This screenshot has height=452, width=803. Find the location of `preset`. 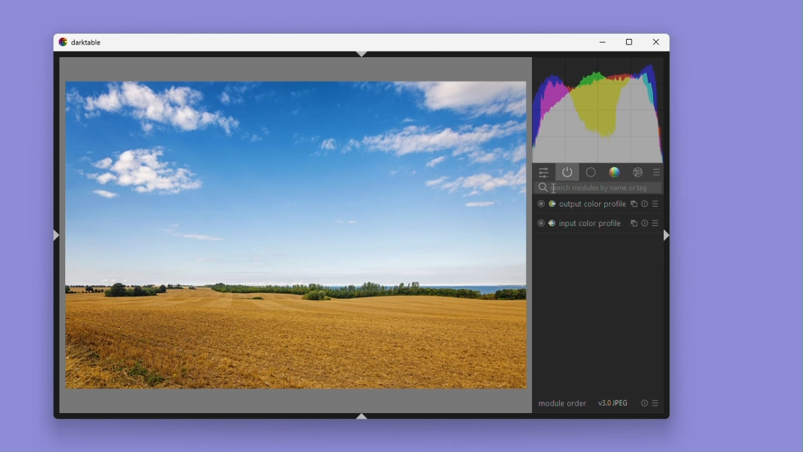

preset is located at coordinates (656, 205).